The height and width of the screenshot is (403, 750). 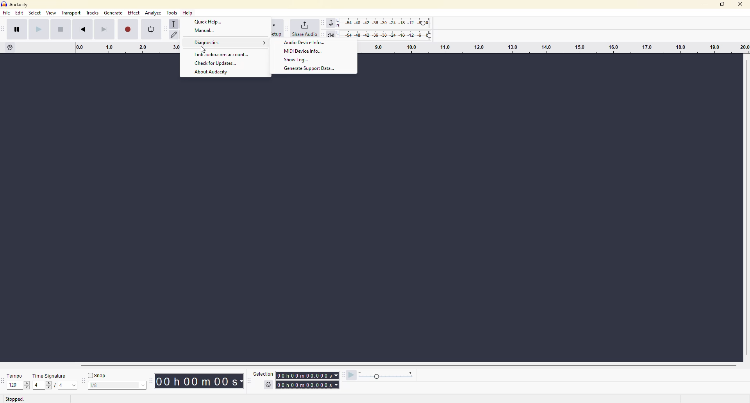 What do you see at coordinates (69, 385) in the screenshot?
I see `value` at bounding box center [69, 385].